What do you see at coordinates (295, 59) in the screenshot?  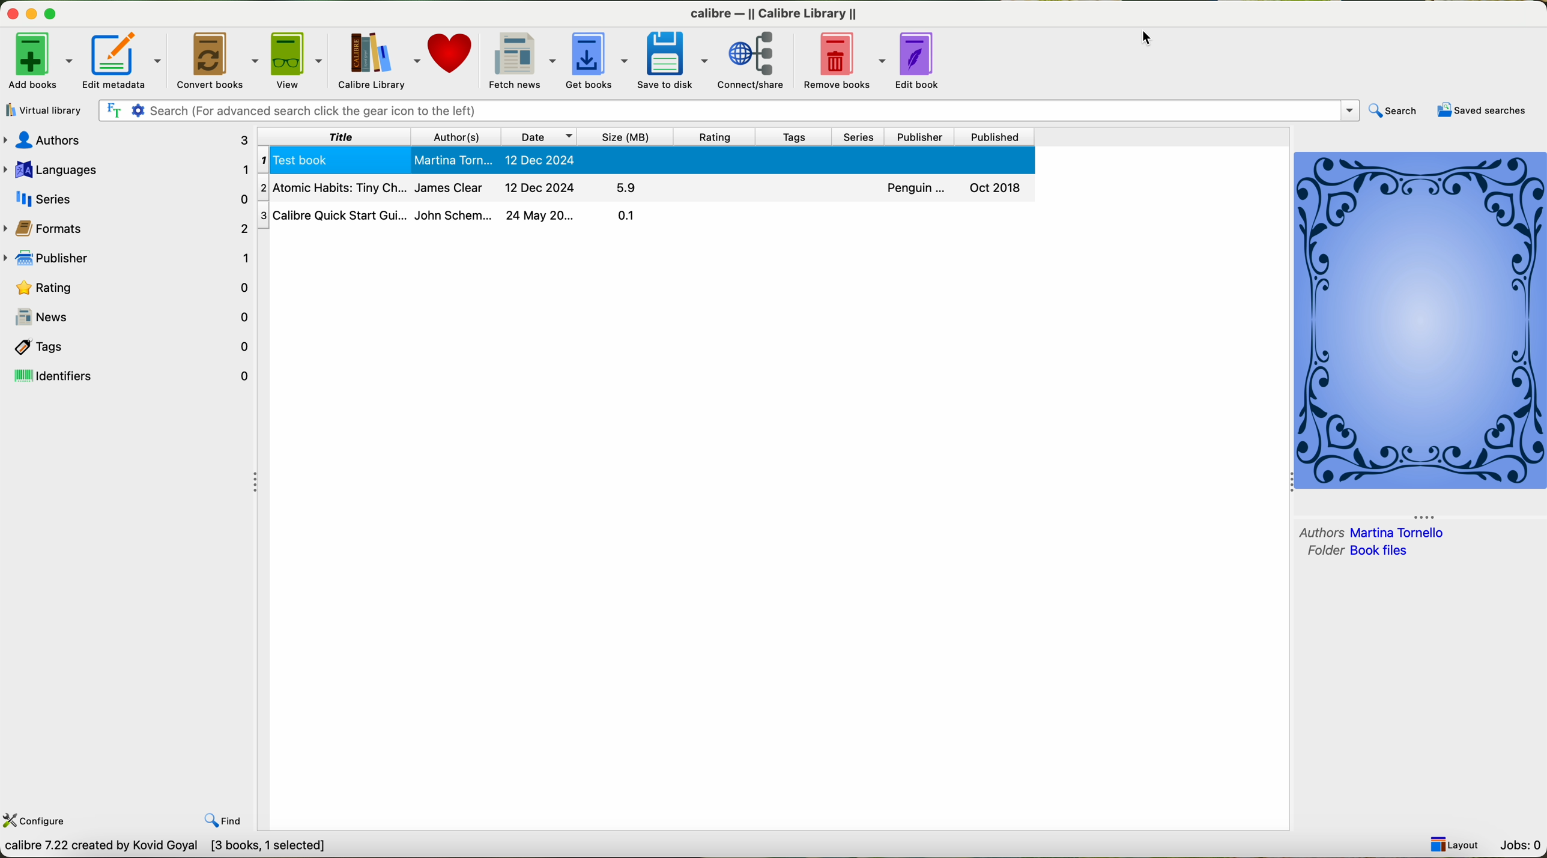 I see `view` at bounding box center [295, 59].